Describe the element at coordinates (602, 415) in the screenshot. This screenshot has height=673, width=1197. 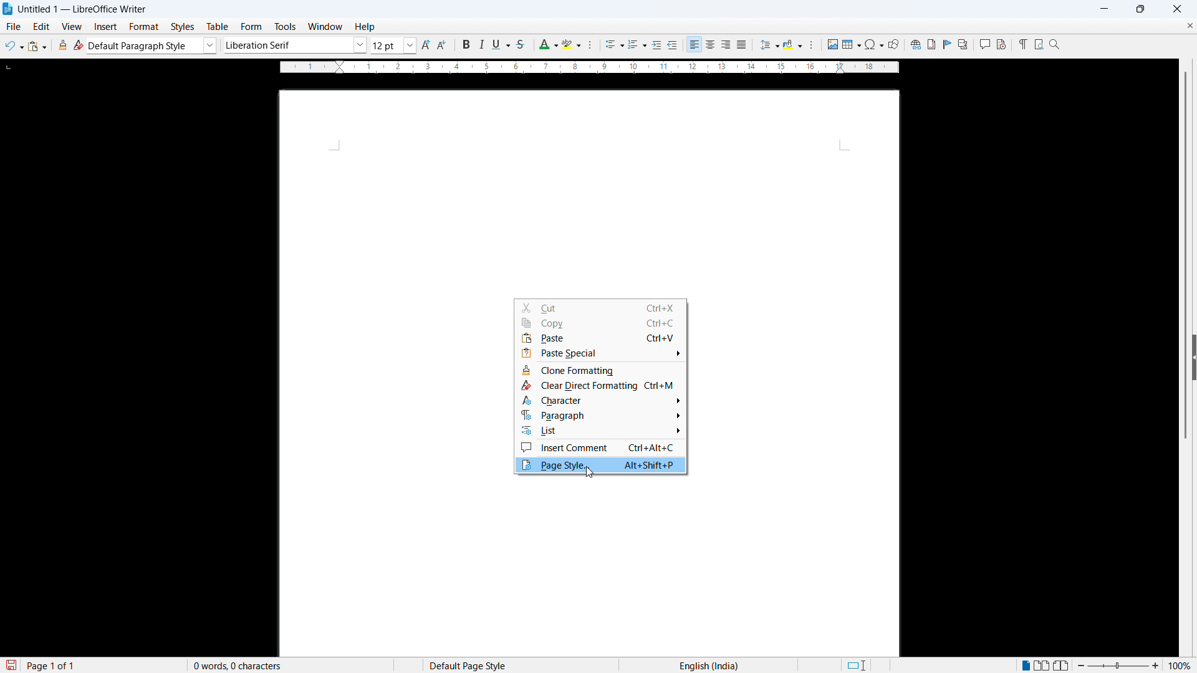
I see `Paragraph ` at that location.